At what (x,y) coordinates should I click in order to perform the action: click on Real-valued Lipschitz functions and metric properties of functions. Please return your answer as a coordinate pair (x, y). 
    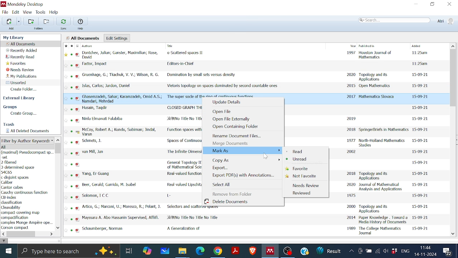
    Looking at the image, I should click on (132, 186).